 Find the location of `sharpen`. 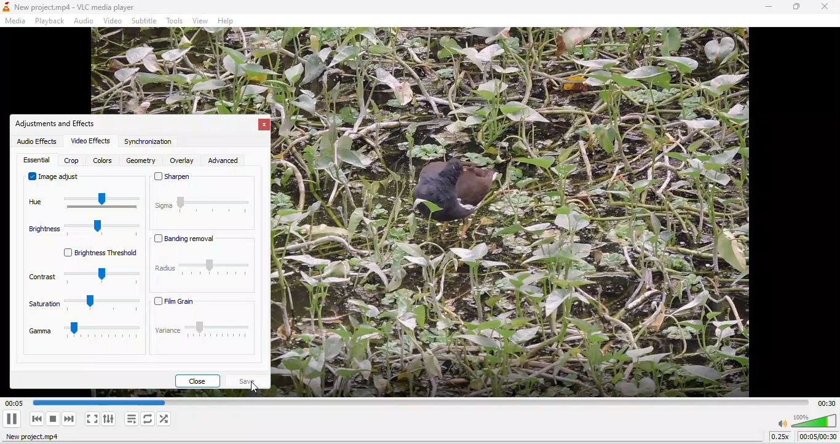

sharpen is located at coordinates (204, 183).